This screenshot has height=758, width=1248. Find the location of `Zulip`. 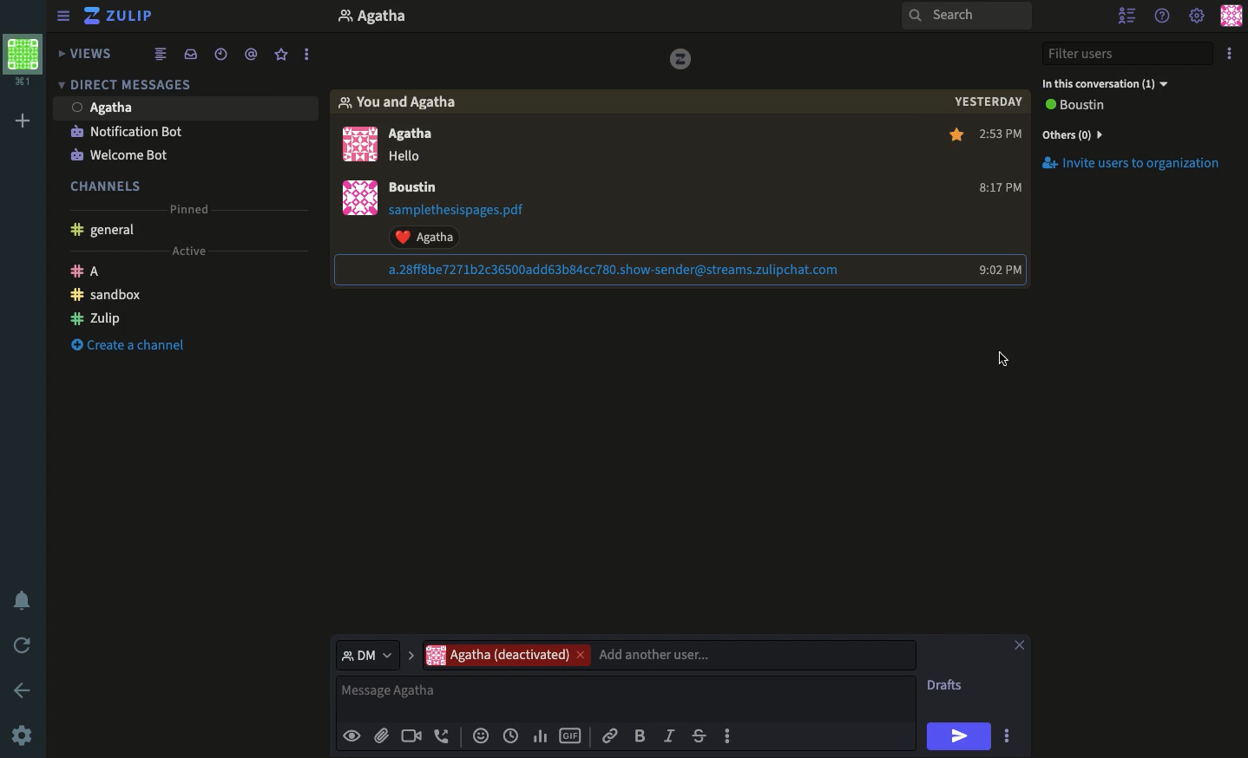

Zulip is located at coordinates (122, 15).